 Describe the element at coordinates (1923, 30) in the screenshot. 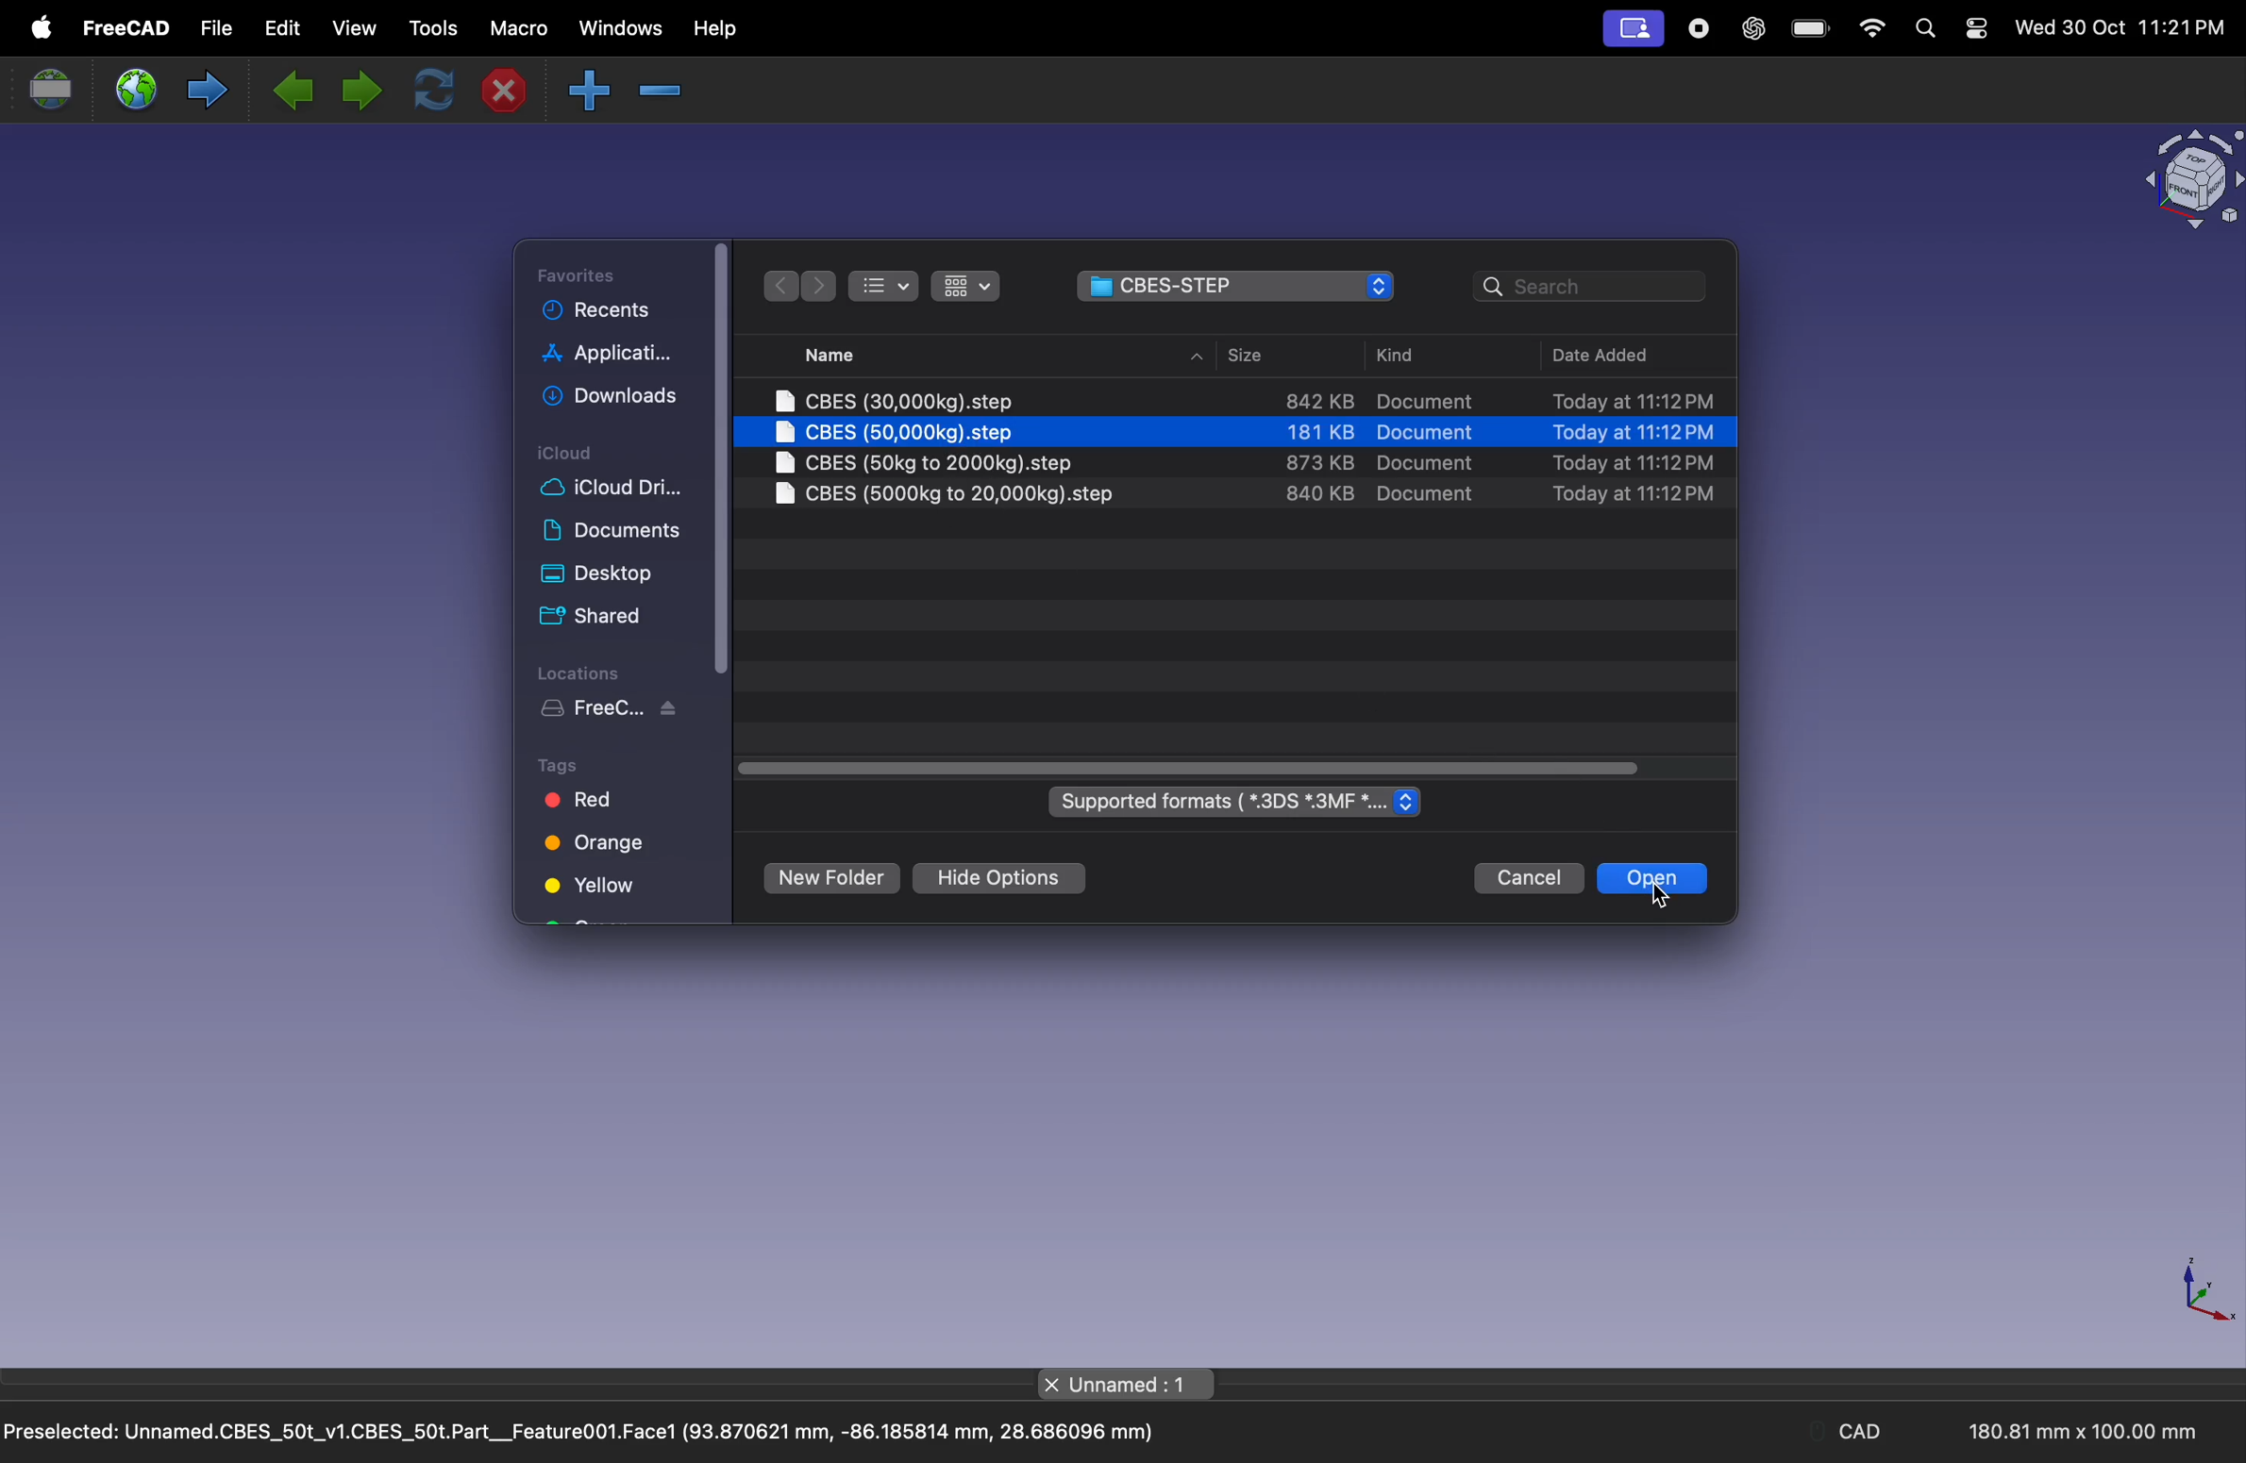

I see `search` at that location.